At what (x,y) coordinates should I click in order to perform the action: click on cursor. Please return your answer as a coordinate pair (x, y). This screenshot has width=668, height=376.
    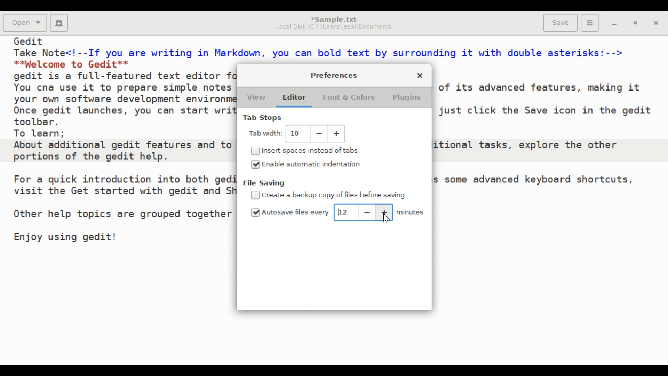
    Looking at the image, I should click on (386, 219).